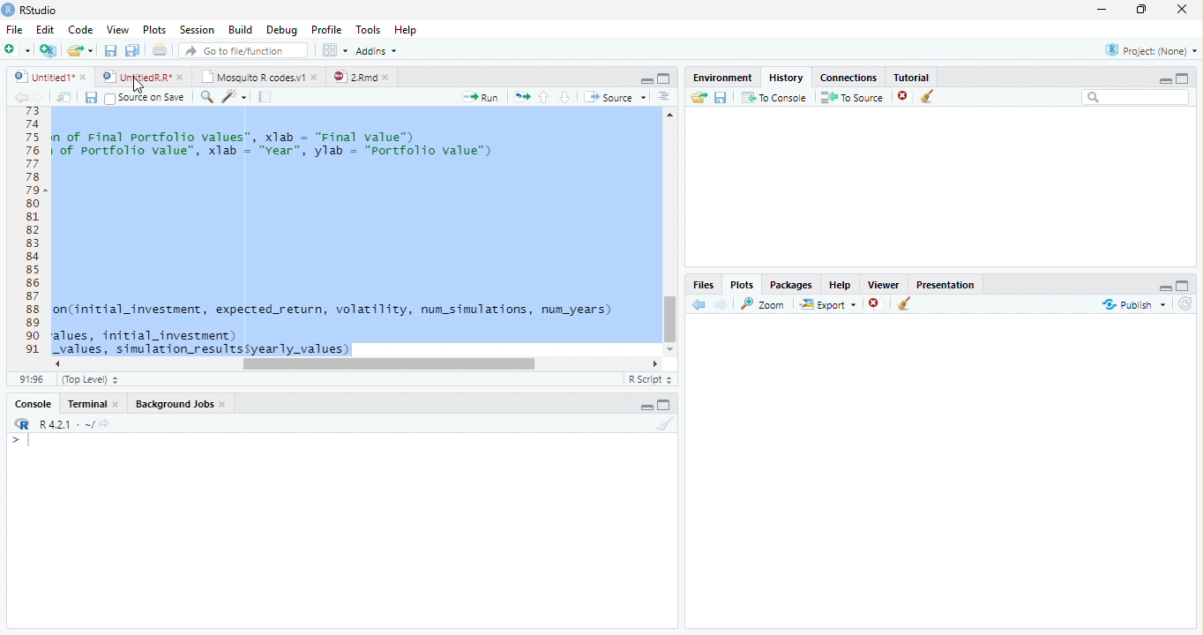  What do you see at coordinates (670, 316) in the screenshot?
I see `Scroll Bar` at bounding box center [670, 316].